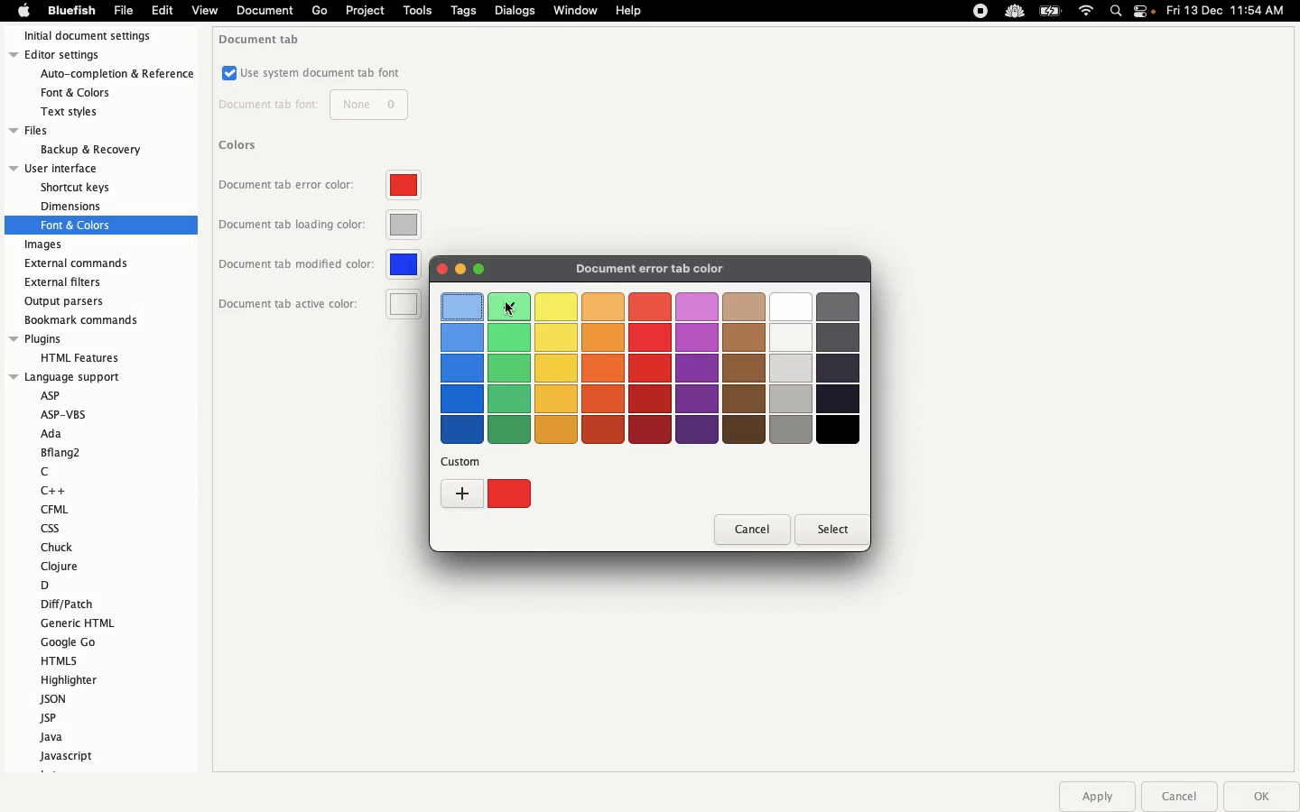 The image size is (1300, 812). What do you see at coordinates (204, 14) in the screenshot?
I see `view` at bounding box center [204, 14].